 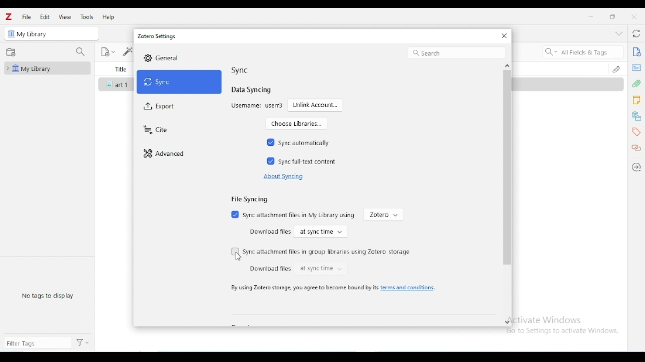 I want to click on info, so click(x=637, y=51).